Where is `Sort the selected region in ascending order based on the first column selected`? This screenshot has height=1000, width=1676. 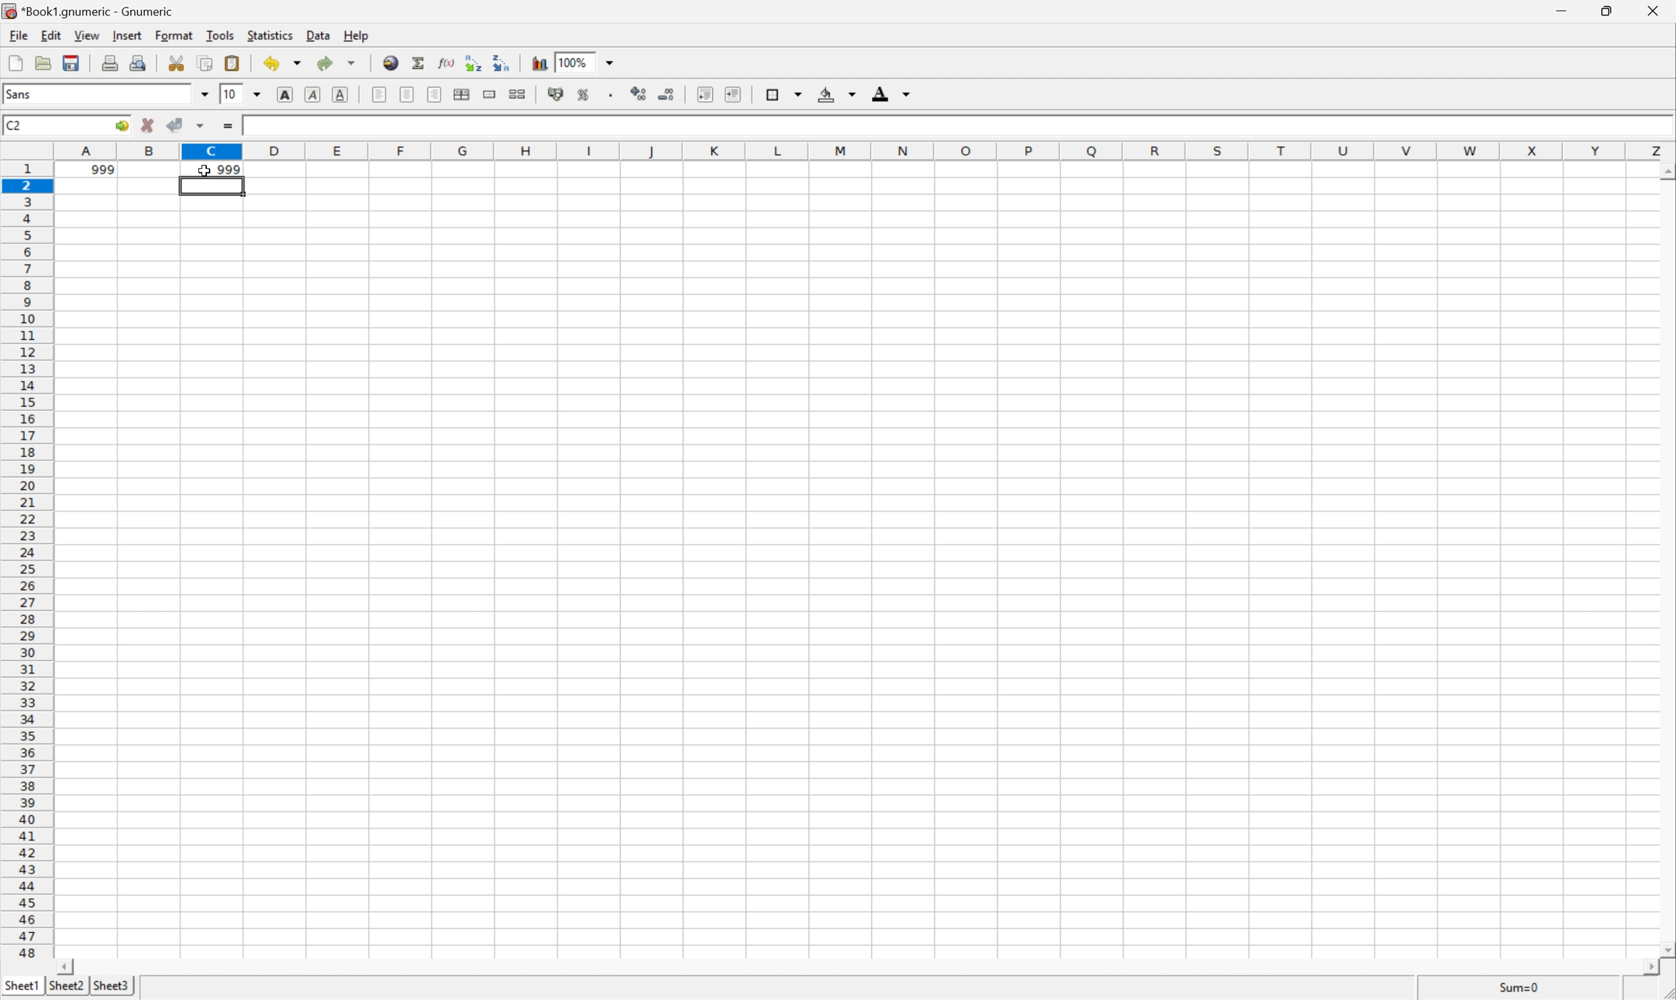 Sort the selected region in ascending order based on the first column selected is located at coordinates (474, 61).